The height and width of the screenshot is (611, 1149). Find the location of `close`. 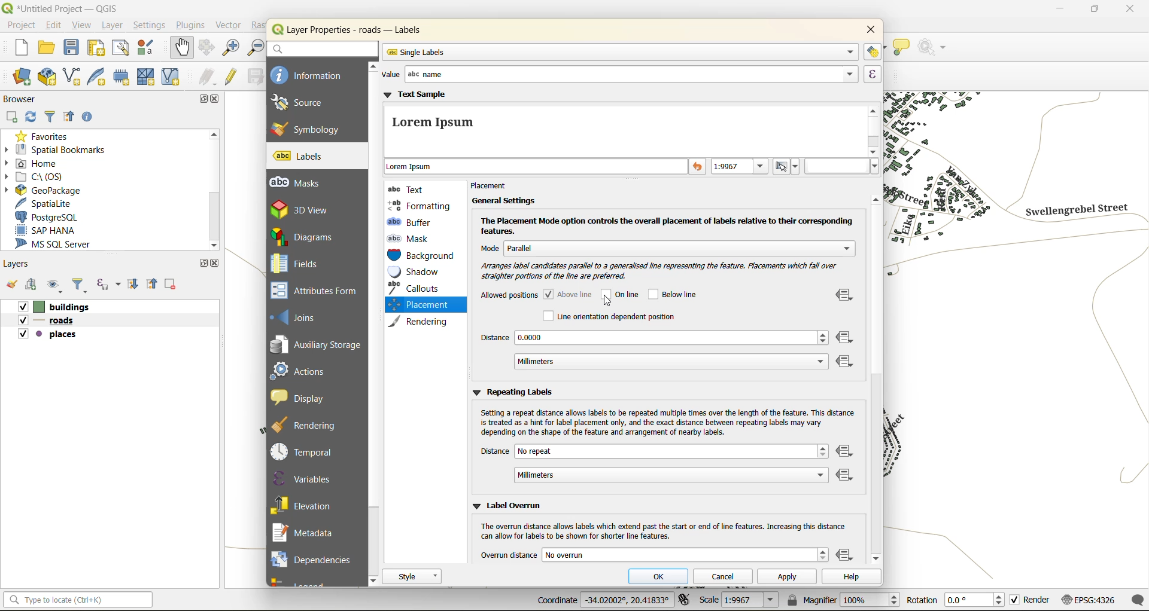

close is located at coordinates (867, 30).